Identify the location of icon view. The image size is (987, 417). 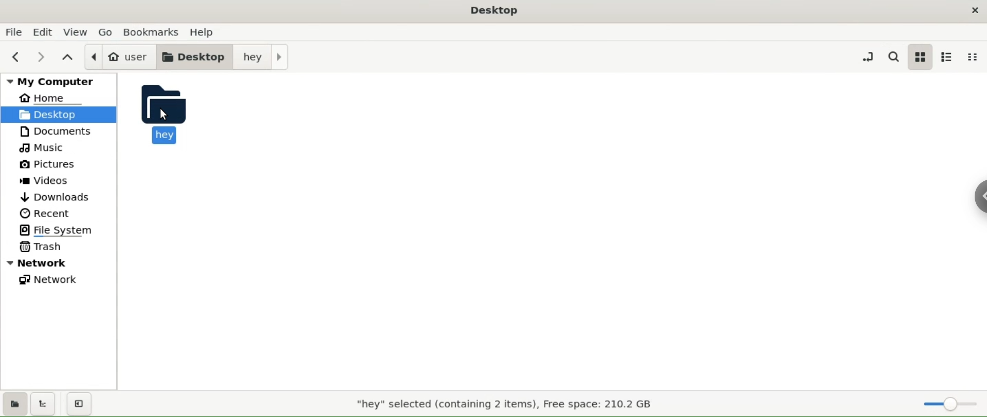
(920, 57).